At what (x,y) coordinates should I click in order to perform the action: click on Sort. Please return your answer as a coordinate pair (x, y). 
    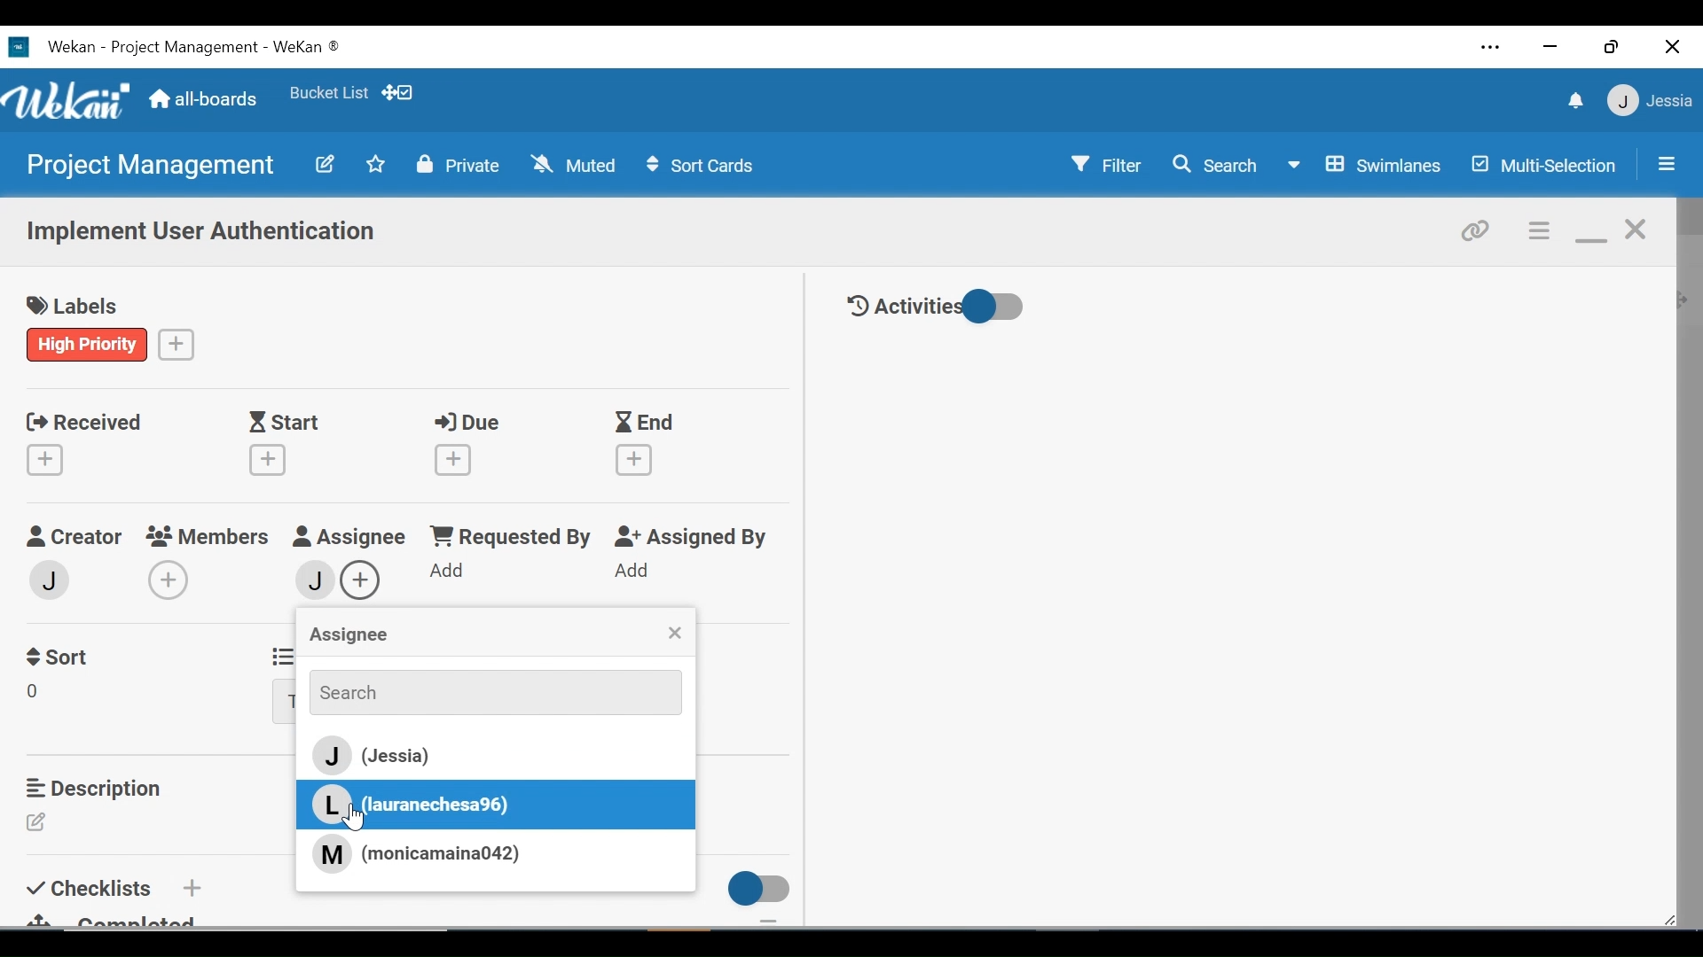
    Looking at the image, I should click on (61, 655).